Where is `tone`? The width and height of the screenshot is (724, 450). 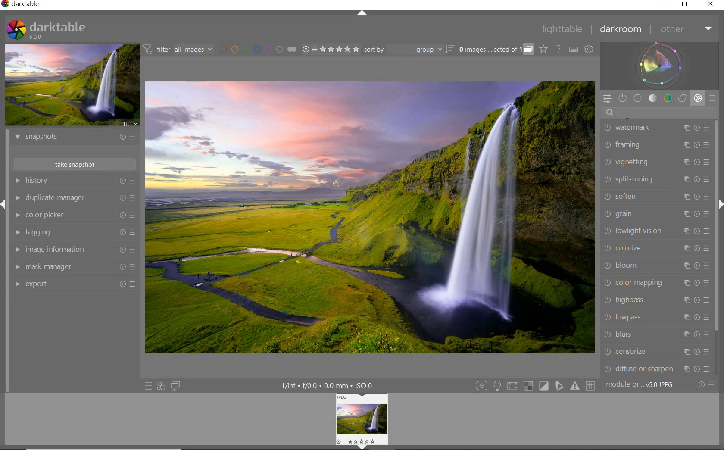
tone is located at coordinates (653, 98).